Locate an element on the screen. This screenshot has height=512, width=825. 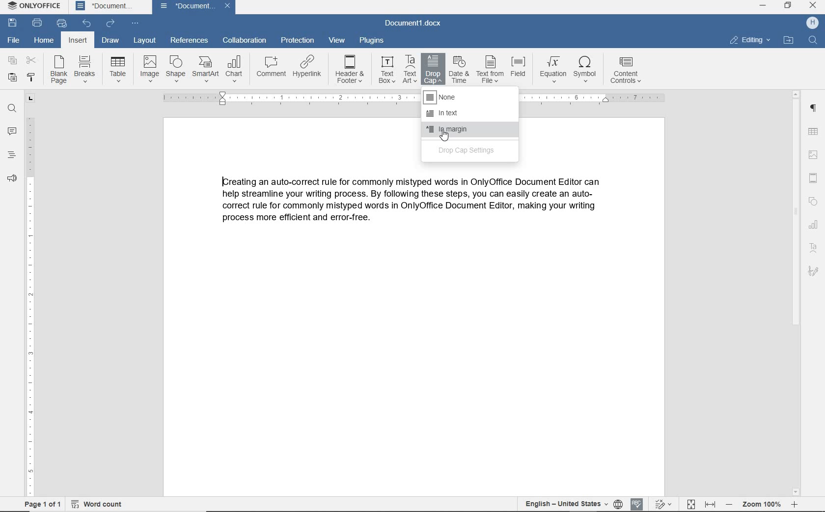
editing is located at coordinates (749, 40).